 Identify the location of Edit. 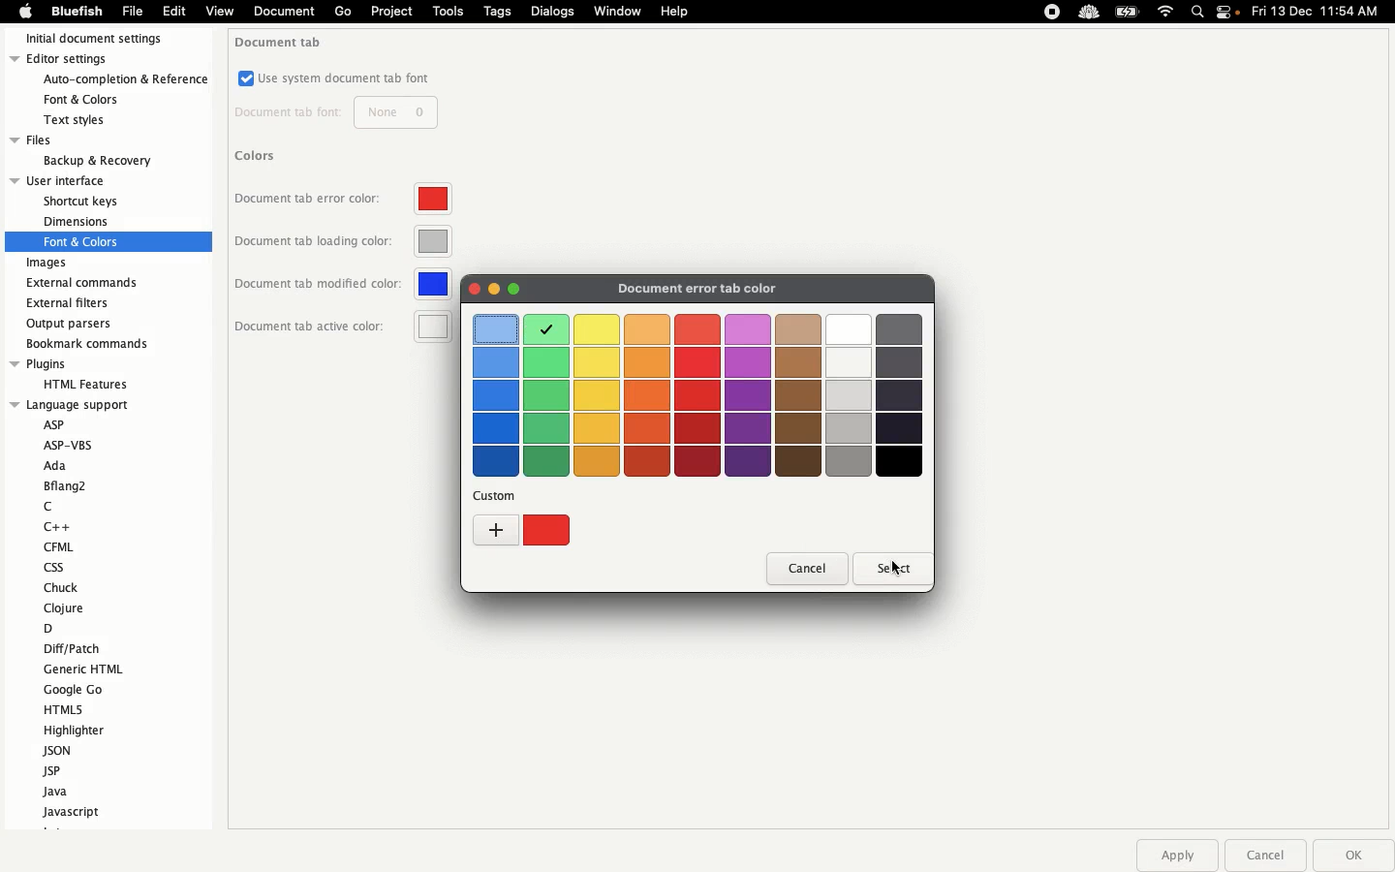
(174, 11).